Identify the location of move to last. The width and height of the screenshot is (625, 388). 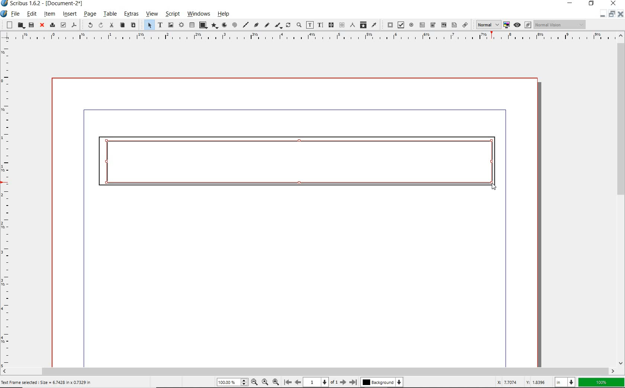
(355, 381).